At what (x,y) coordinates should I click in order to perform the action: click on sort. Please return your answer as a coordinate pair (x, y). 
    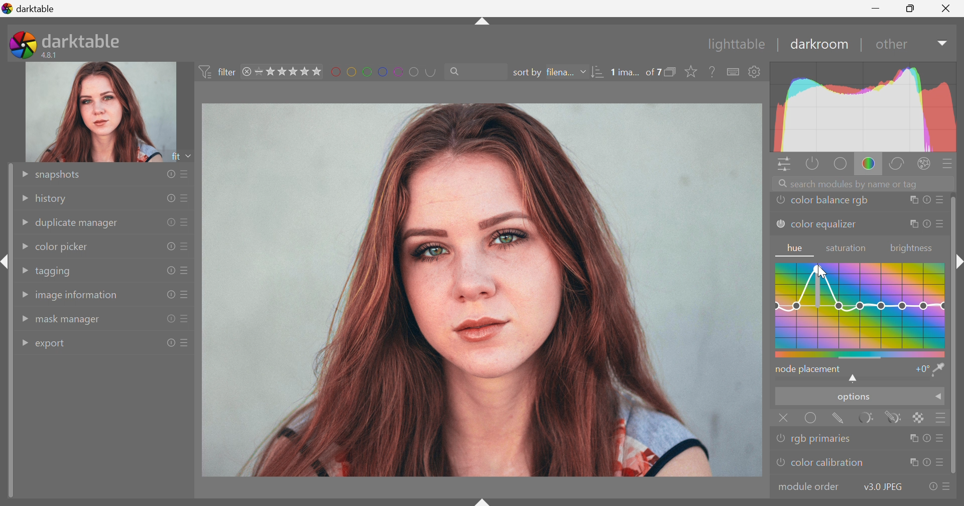
    Looking at the image, I should click on (597, 73).